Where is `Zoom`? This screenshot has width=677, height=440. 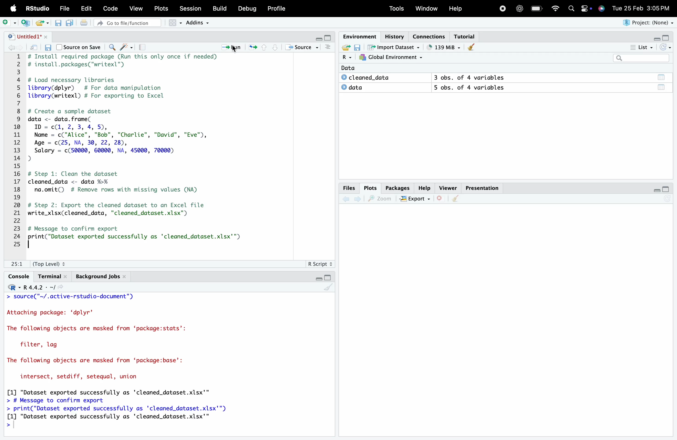
Zoom is located at coordinates (382, 199).